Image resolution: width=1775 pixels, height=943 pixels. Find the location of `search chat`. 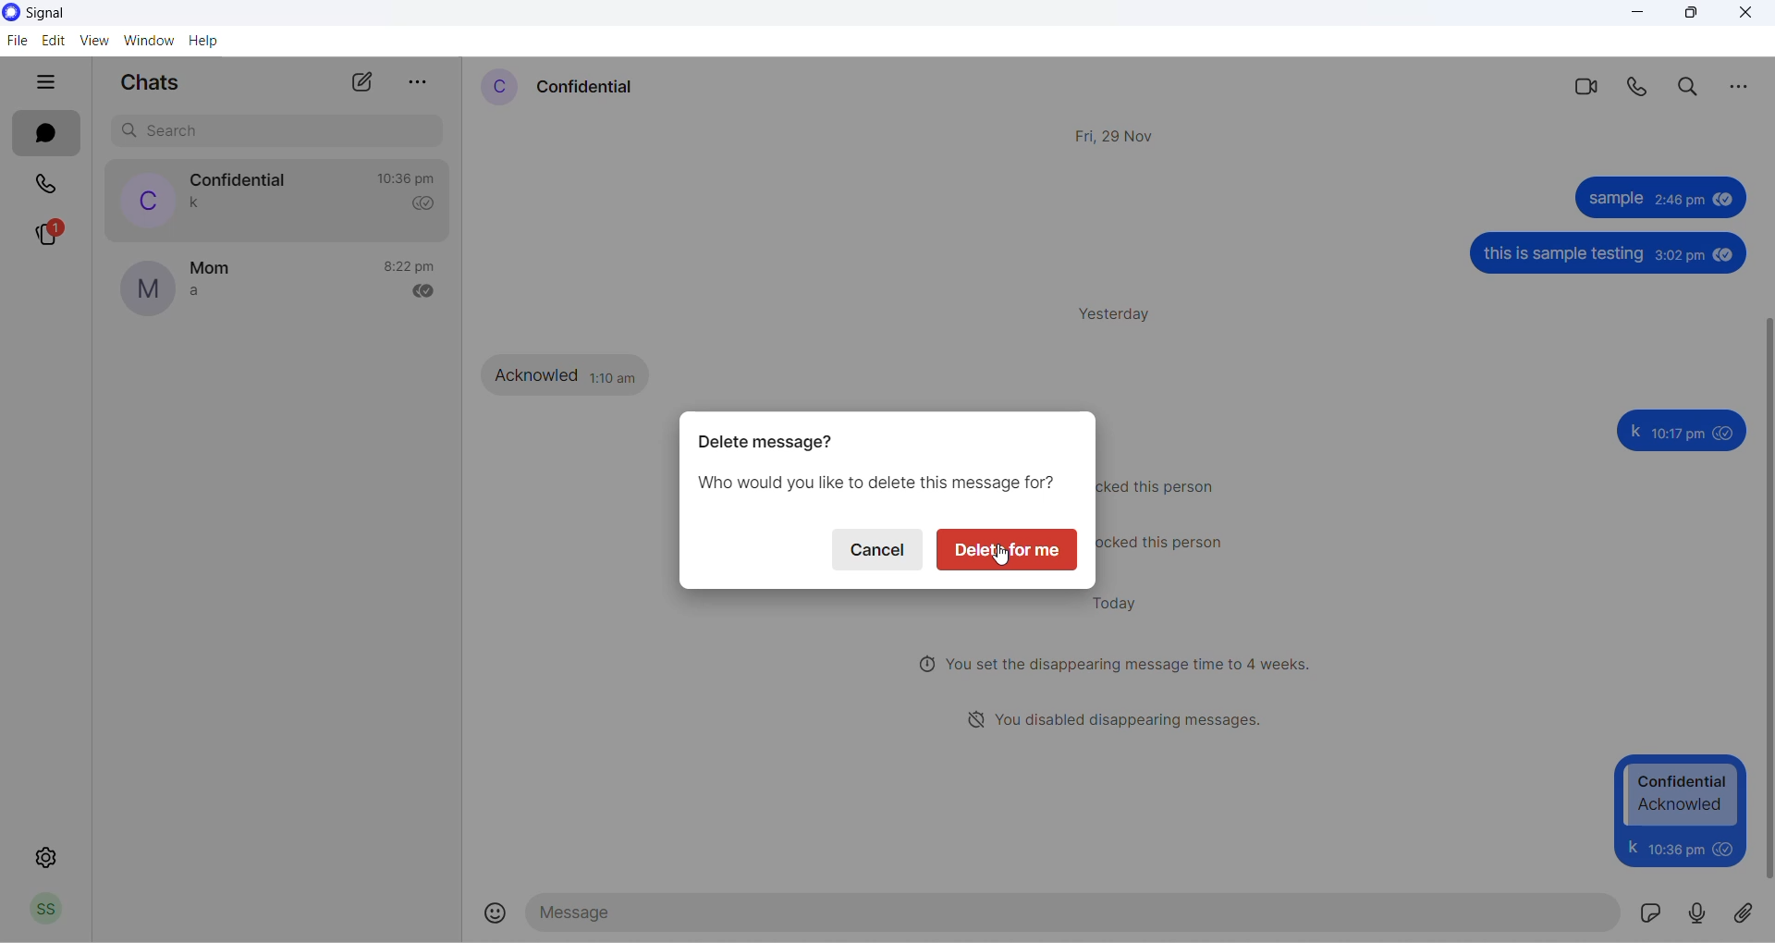

search chat is located at coordinates (278, 132).